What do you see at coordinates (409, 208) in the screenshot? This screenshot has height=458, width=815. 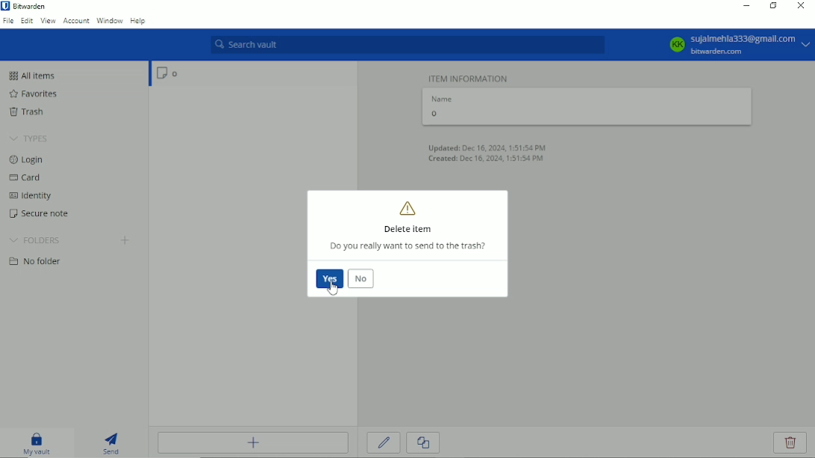 I see `warning icon` at bounding box center [409, 208].